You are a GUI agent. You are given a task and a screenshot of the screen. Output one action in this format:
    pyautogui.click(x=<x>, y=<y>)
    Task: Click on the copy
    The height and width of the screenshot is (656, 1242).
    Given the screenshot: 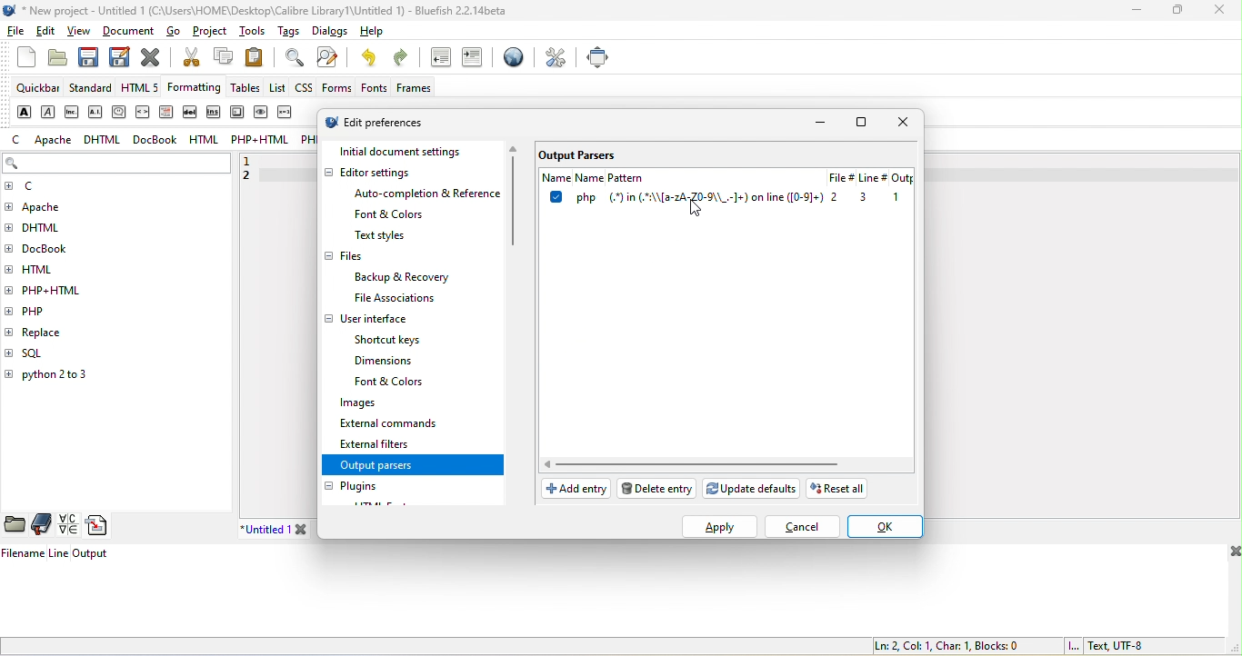 What is the action you would take?
    pyautogui.click(x=223, y=58)
    